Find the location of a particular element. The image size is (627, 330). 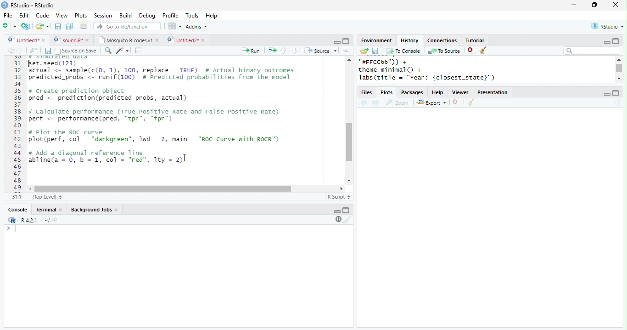

Mosquito R codes.v1 is located at coordinates (125, 40).